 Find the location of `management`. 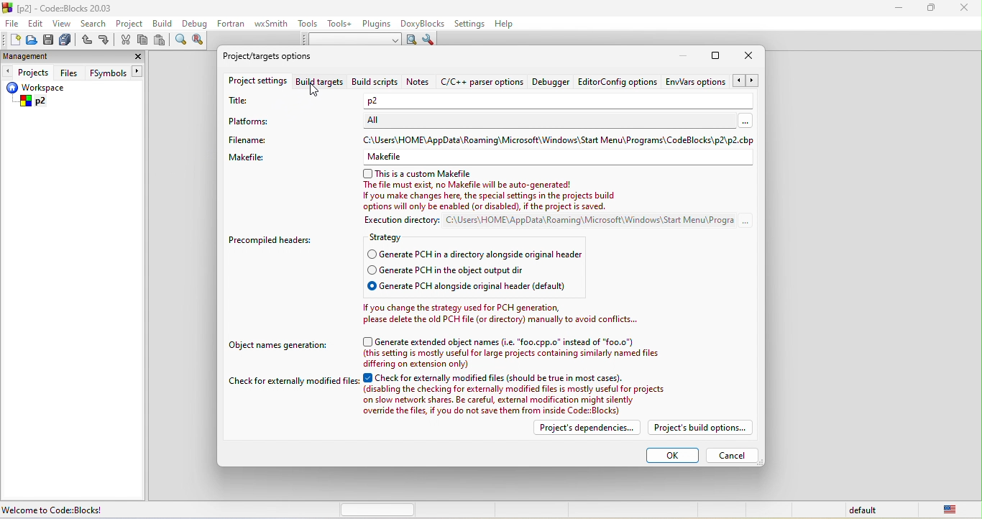

management is located at coordinates (26, 56).